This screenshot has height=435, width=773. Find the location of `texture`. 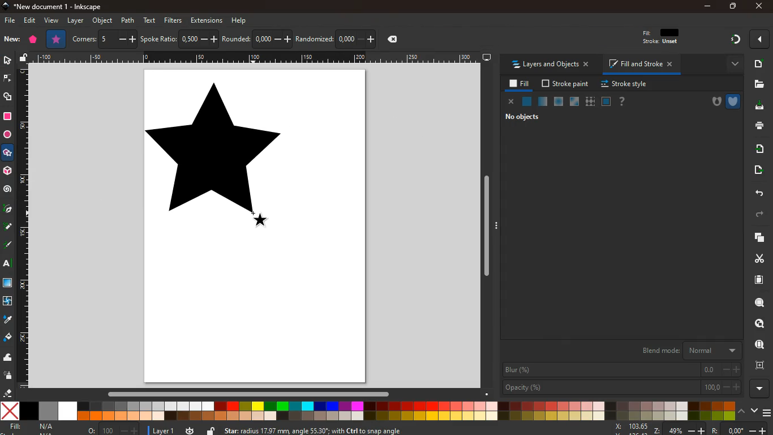

texture is located at coordinates (590, 100).